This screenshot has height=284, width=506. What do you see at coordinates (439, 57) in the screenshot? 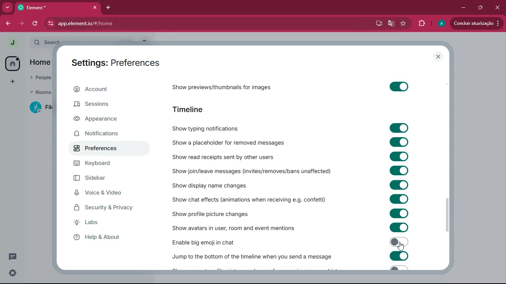
I see `close` at bounding box center [439, 57].